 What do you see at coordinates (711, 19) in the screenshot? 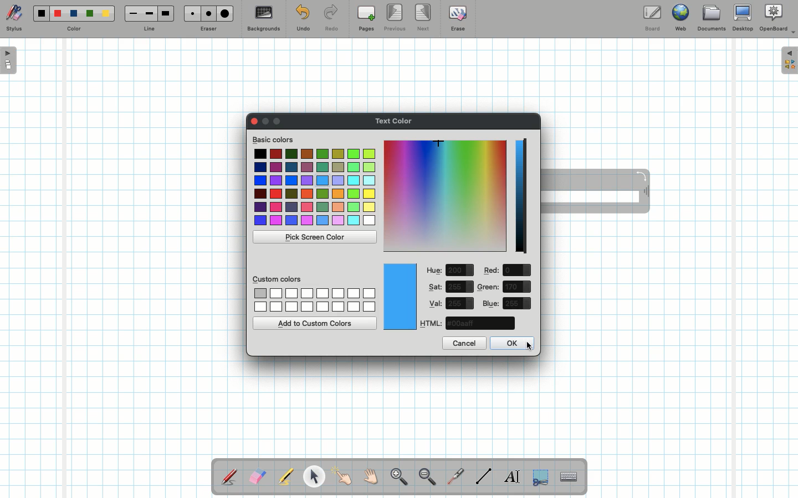
I see `Documents` at bounding box center [711, 19].